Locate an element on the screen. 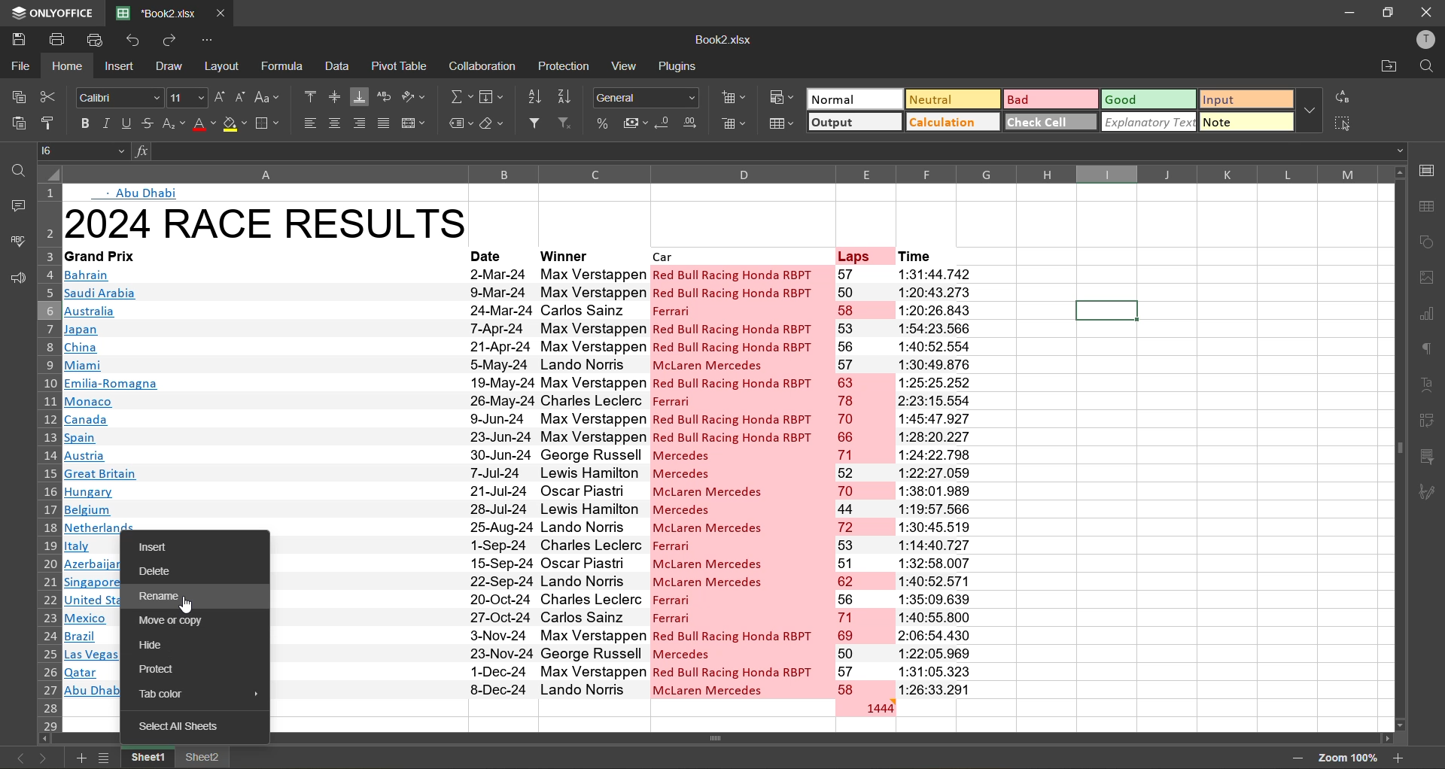 This screenshot has width=1445, height=769. underline is located at coordinates (123, 125).